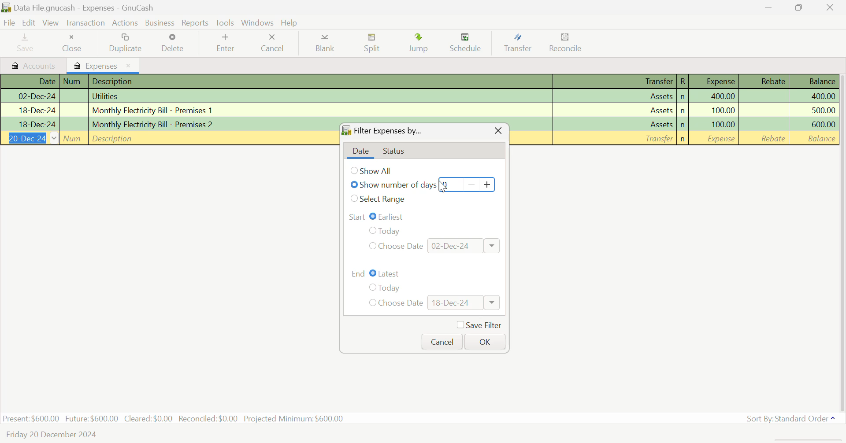 This screenshot has height=443, width=846. Describe the element at coordinates (375, 171) in the screenshot. I see `Show All` at that location.